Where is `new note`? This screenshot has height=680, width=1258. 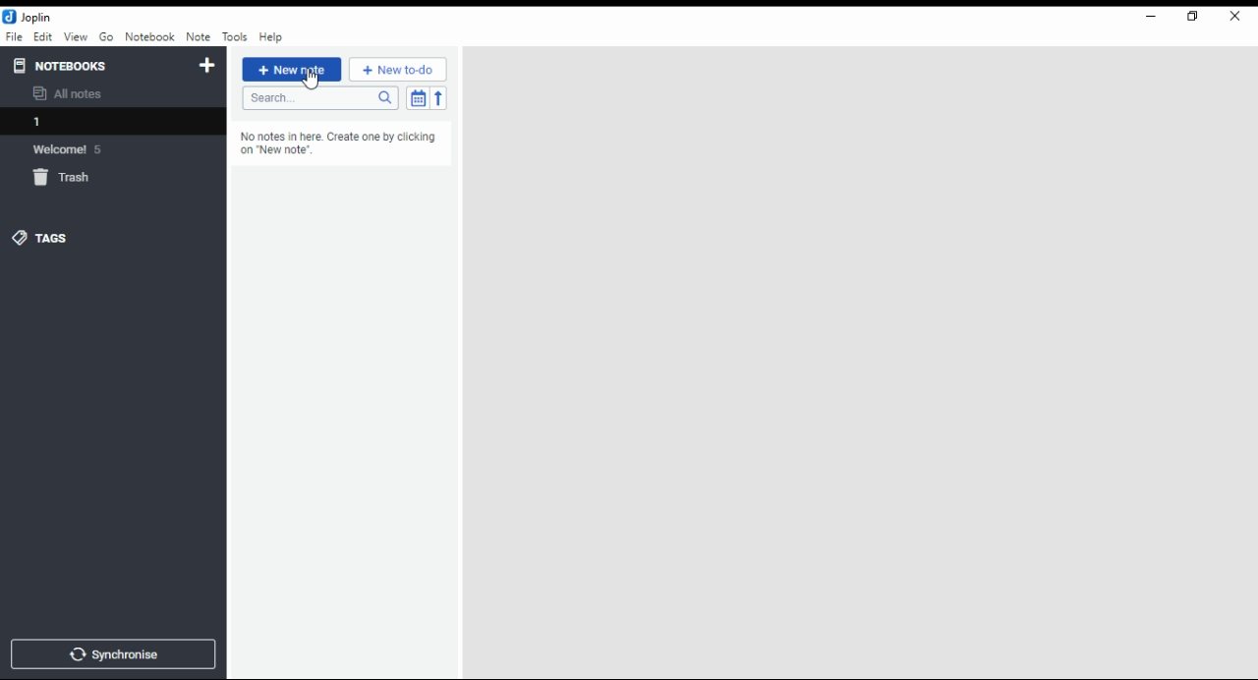 new note is located at coordinates (291, 70).